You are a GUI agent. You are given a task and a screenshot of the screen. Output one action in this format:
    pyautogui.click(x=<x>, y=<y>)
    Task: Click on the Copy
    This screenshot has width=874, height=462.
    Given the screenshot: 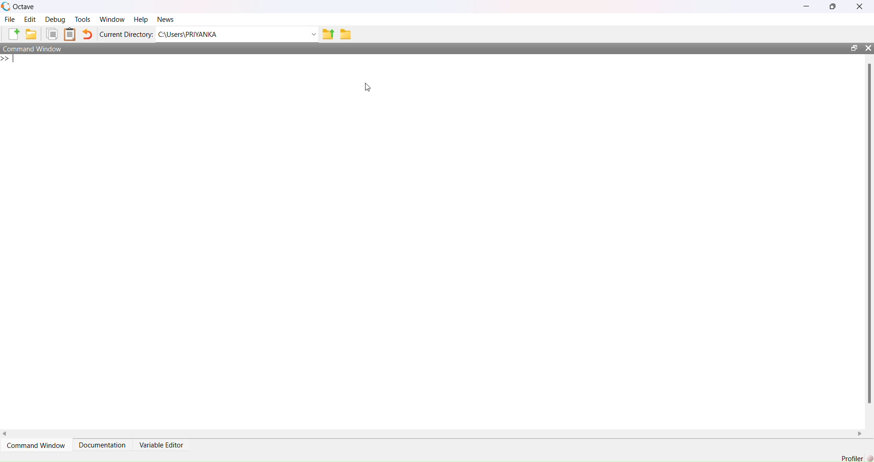 What is the action you would take?
    pyautogui.click(x=52, y=34)
    